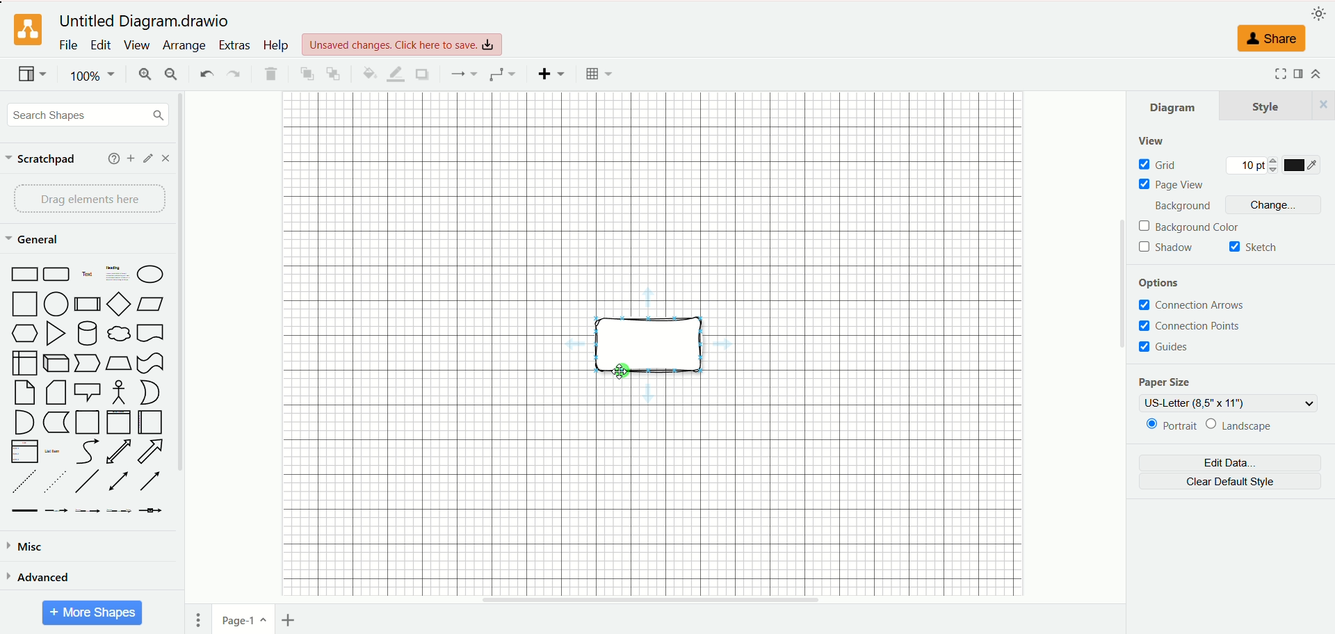  What do you see at coordinates (1303, 165) in the screenshot?
I see `color` at bounding box center [1303, 165].